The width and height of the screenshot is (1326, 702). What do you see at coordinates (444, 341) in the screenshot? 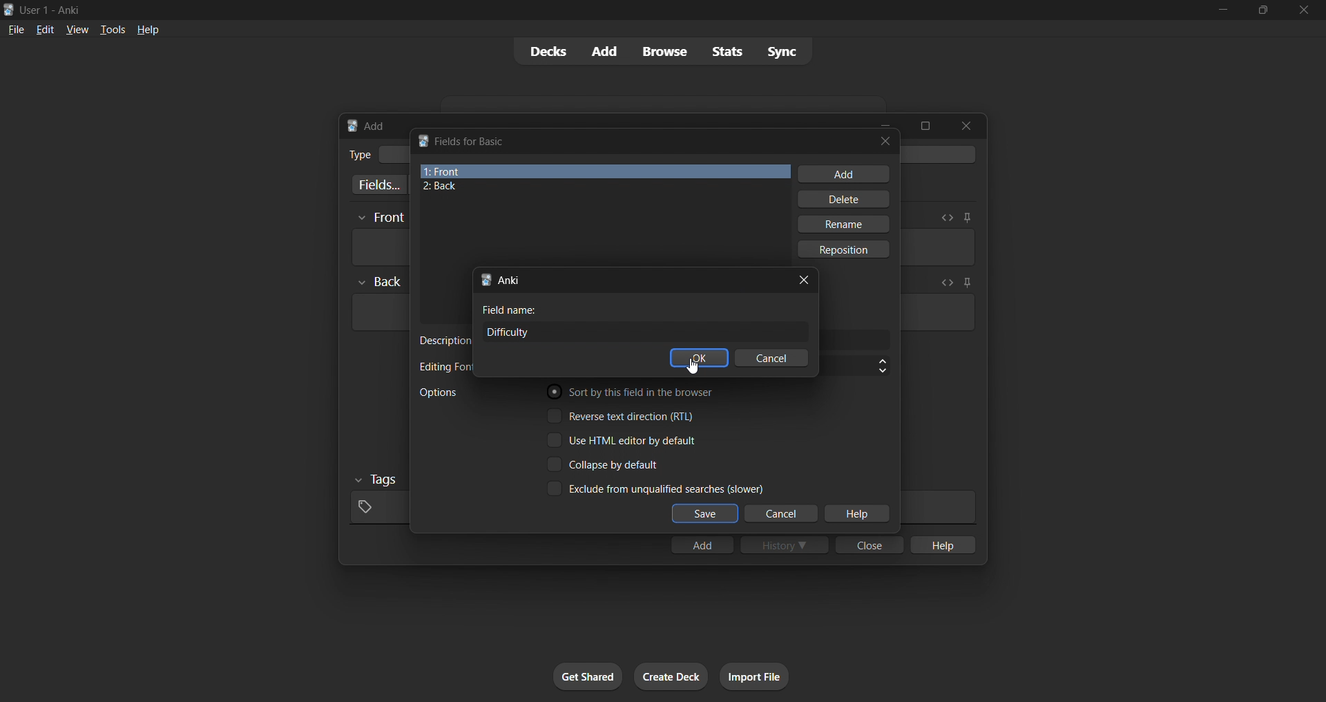
I see `Text` at bounding box center [444, 341].